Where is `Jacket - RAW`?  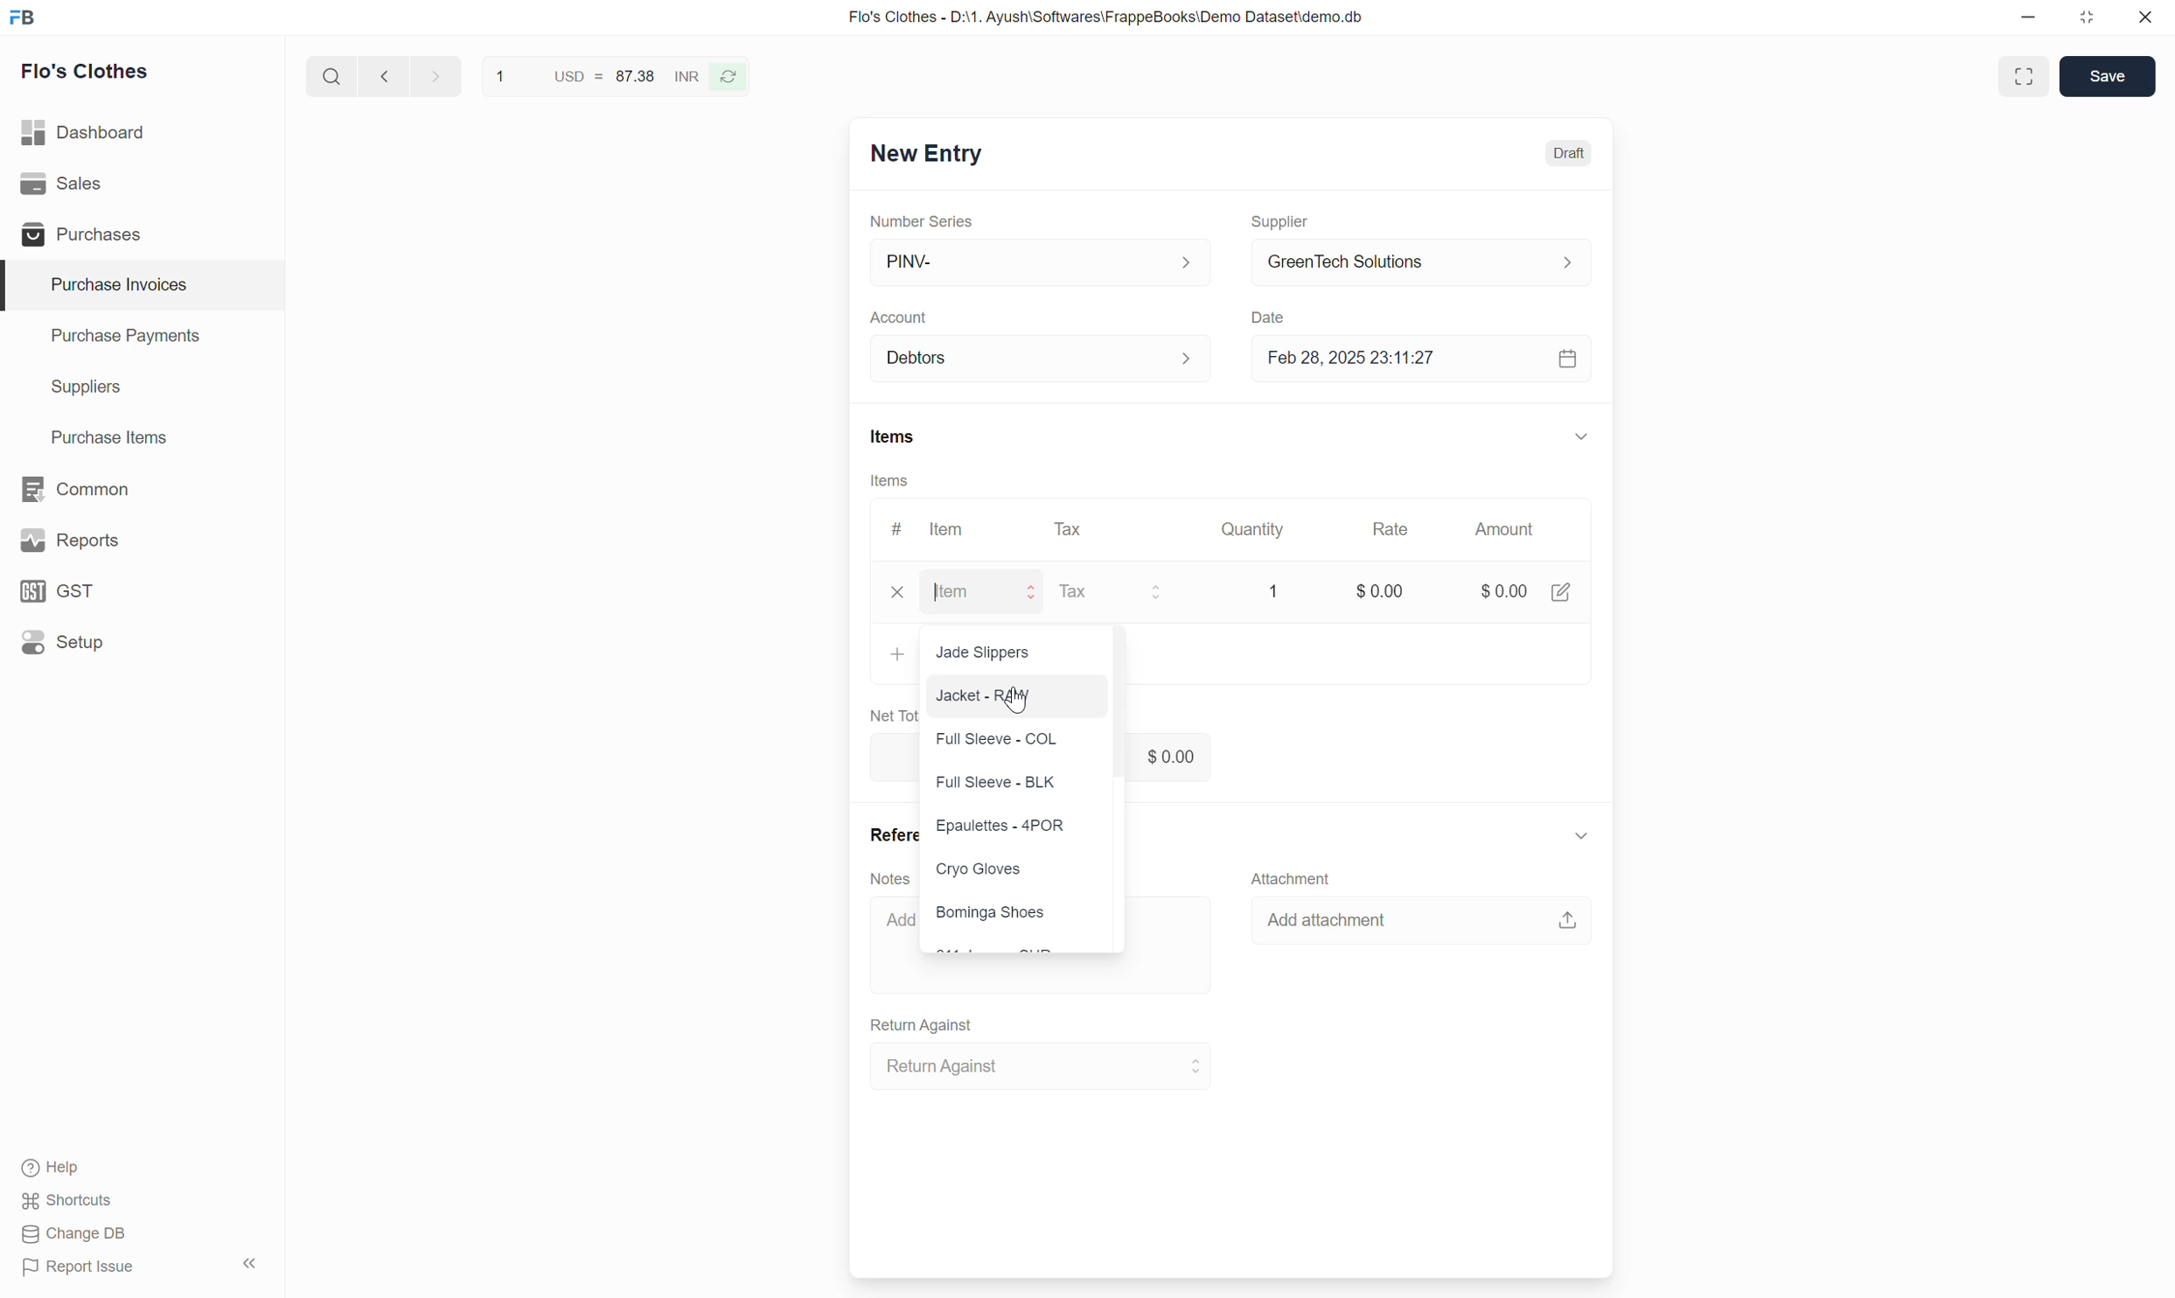
Jacket - RAW is located at coordinates (1017, 696).